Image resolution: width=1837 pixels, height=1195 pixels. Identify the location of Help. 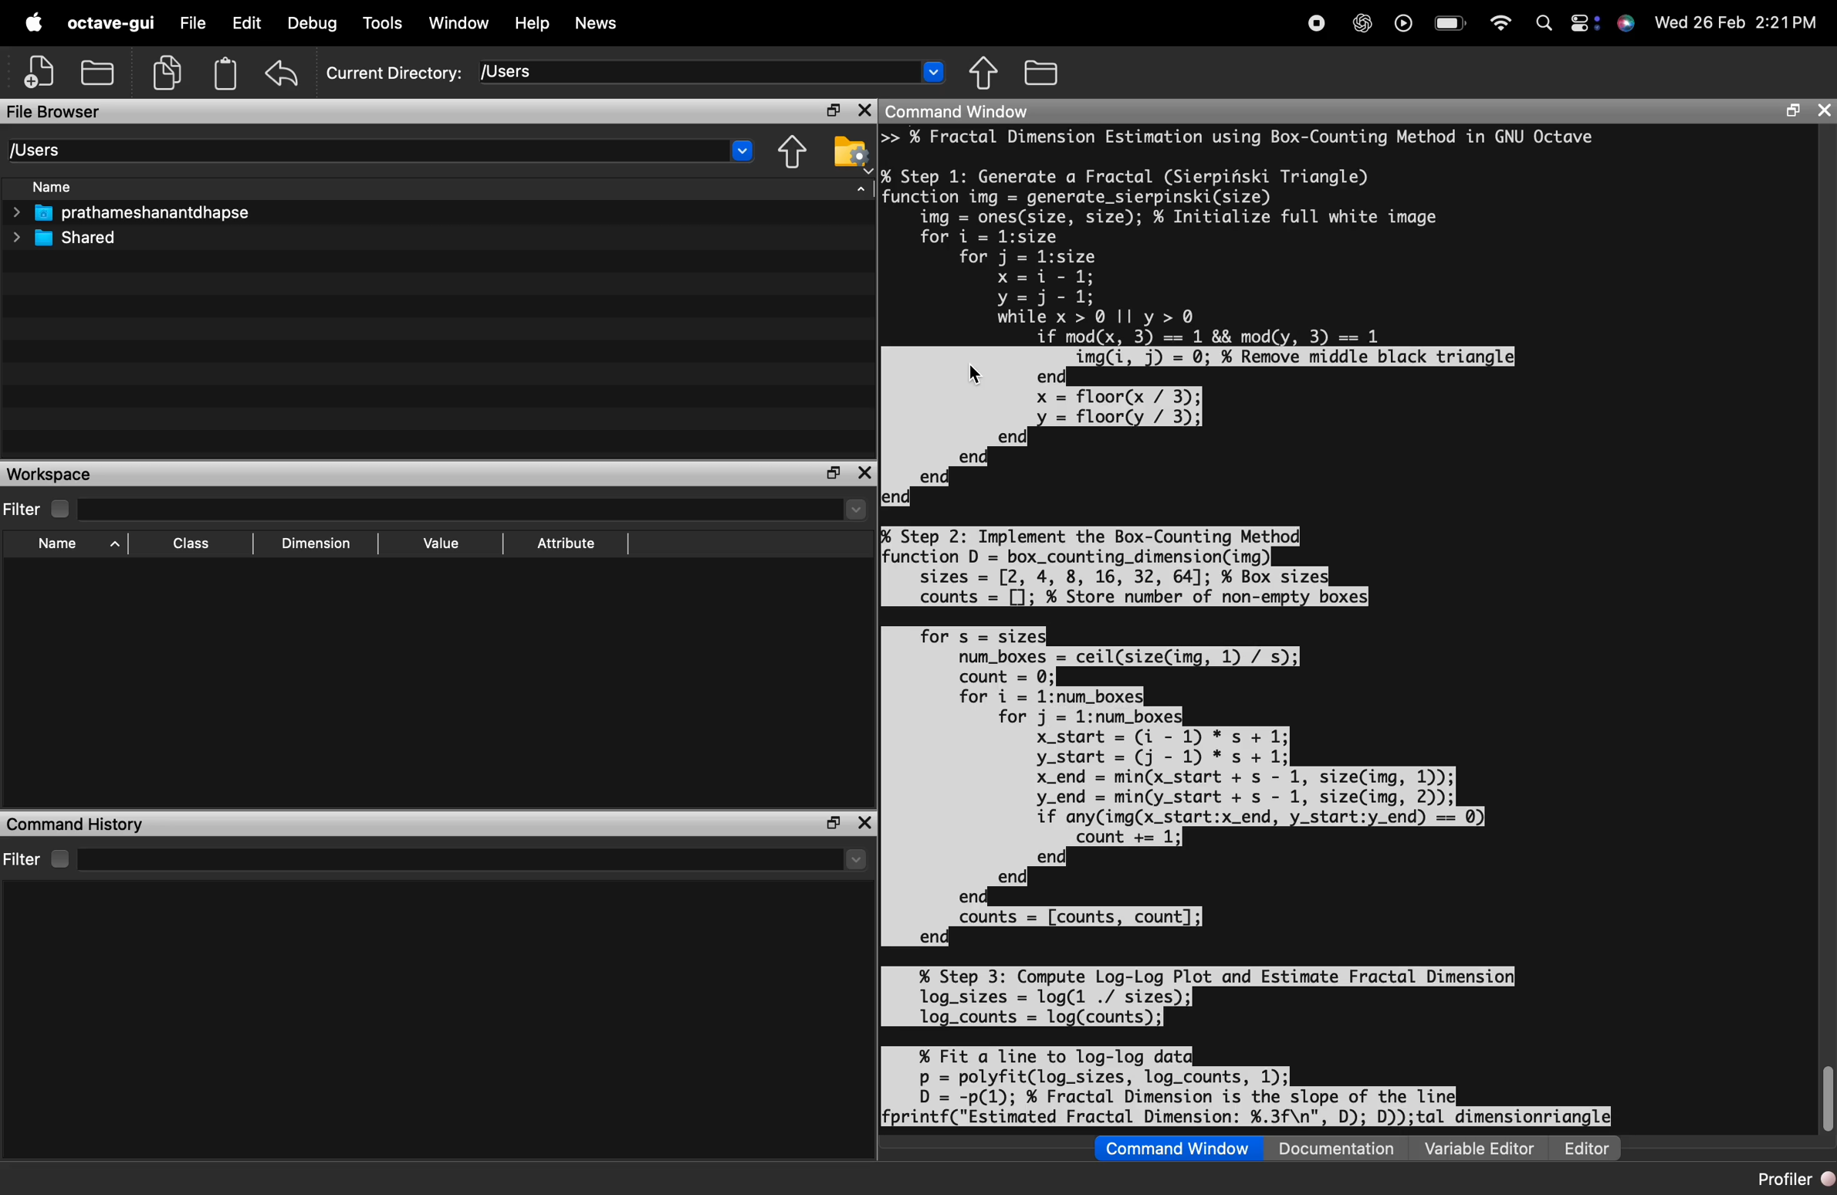
(534, 23).